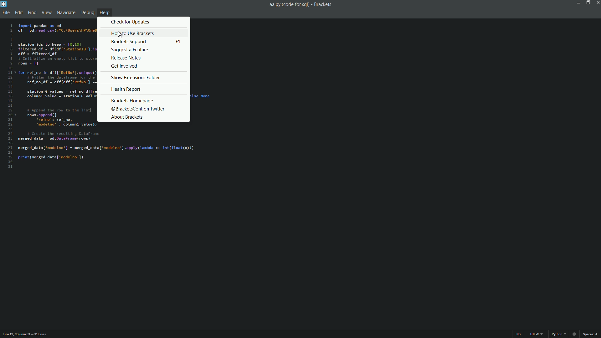 Image resolution: width=601 pixels, height=338 pixels. Describe the element at coordinates (128, 118) in the screenshot. I see `about brackets` at that location.